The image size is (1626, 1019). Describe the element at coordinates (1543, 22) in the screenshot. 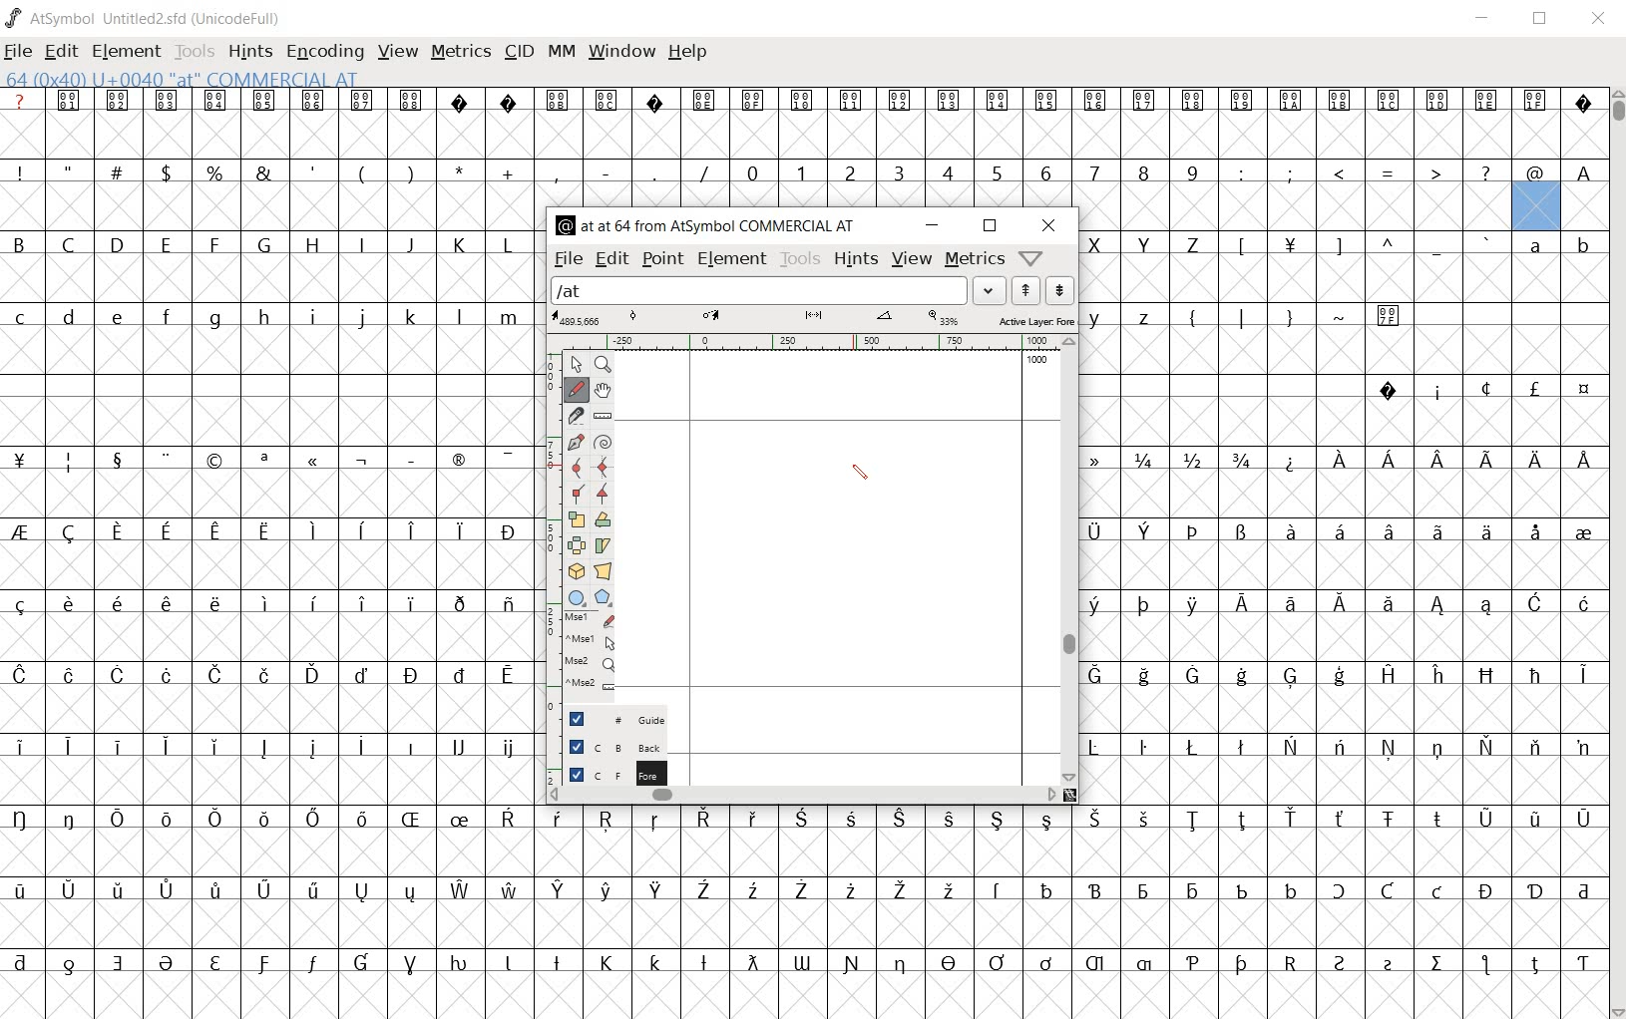

I see `RESTORE DOWN` at that location.